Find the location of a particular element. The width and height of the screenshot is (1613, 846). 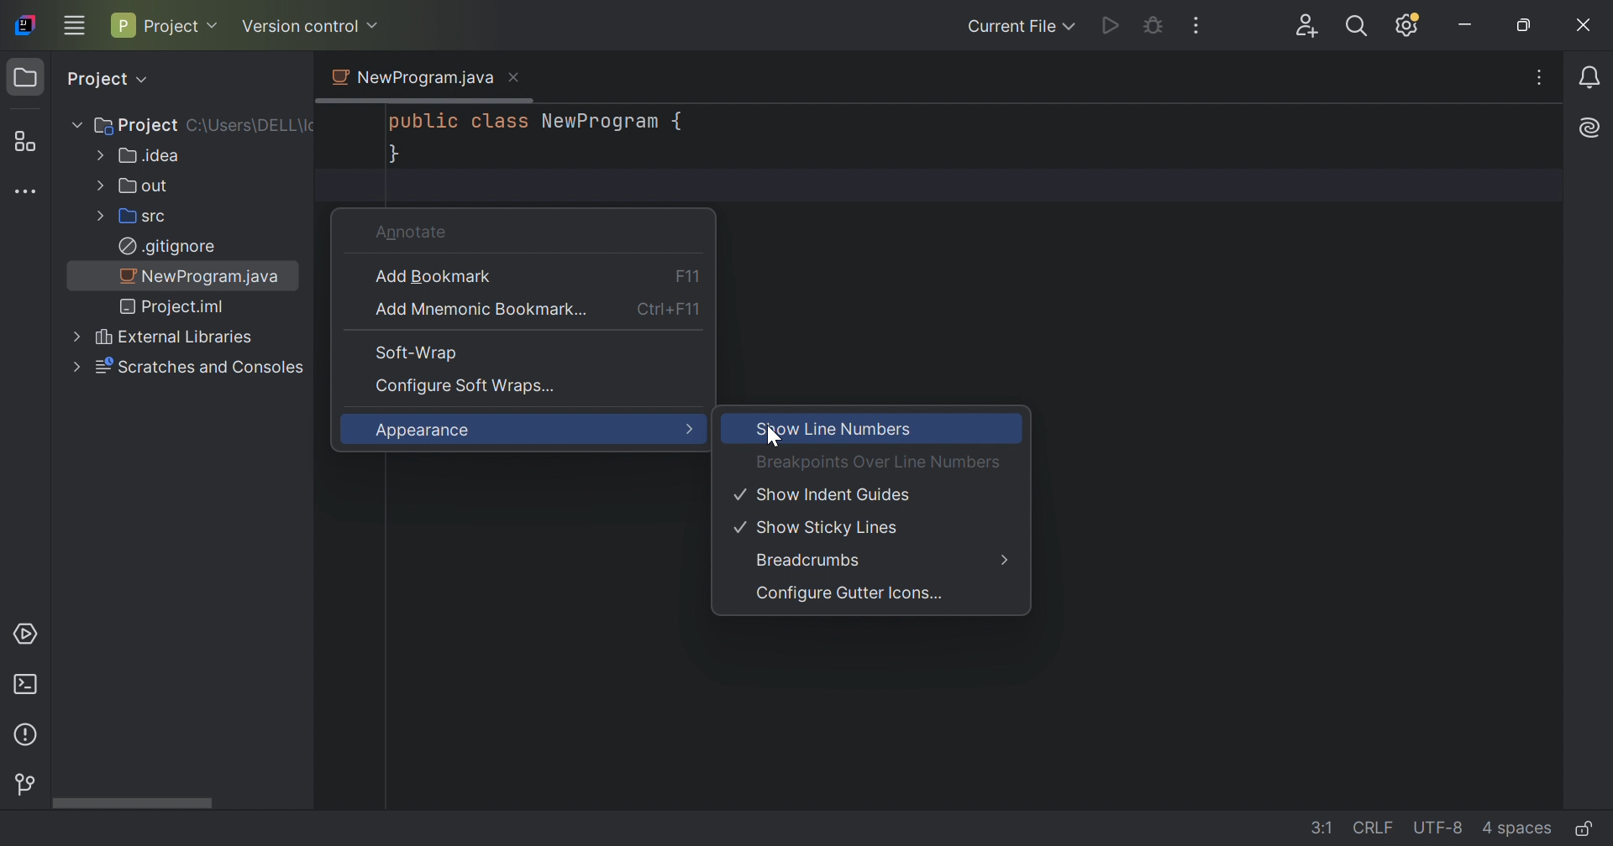

NewProgram.java is located at coordinates (410, 77).